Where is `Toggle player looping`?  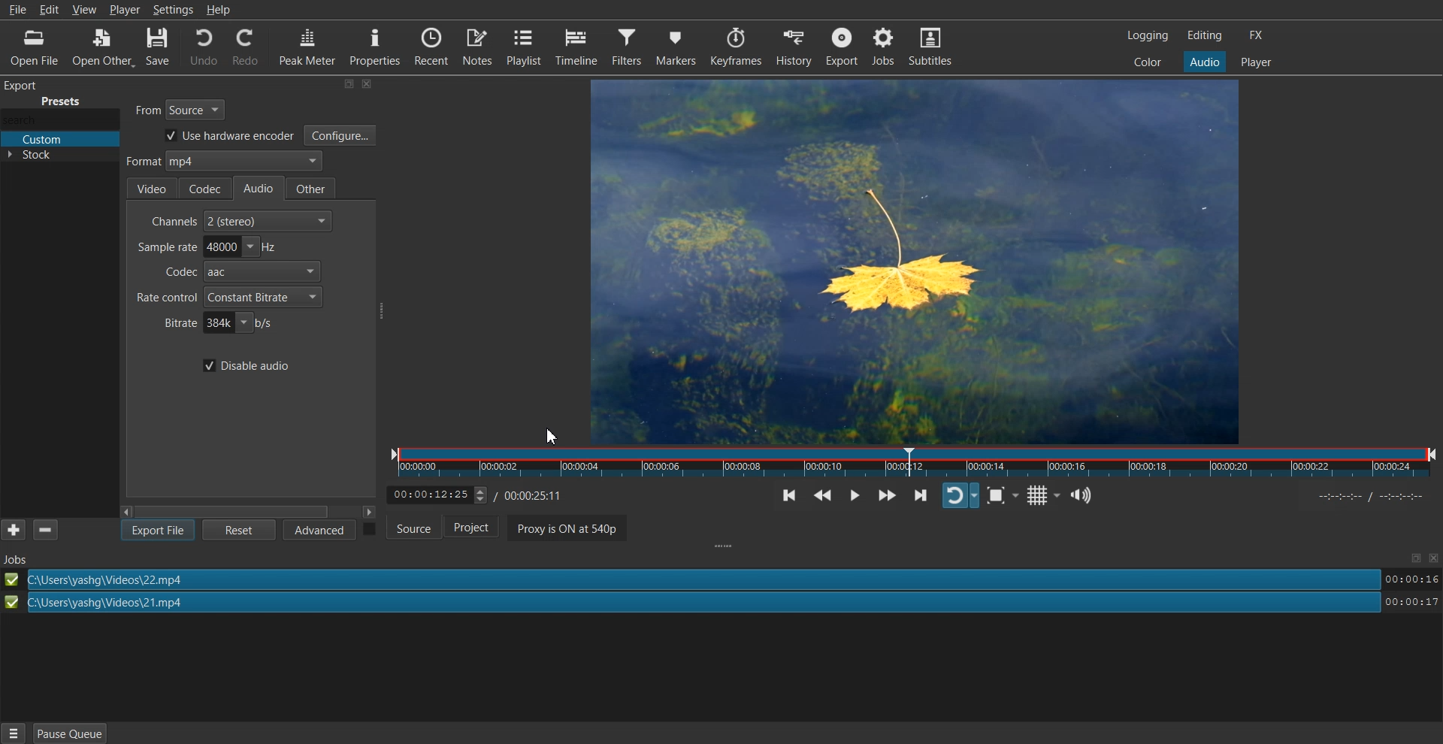 Toggle player looping is located at coordinates (957, 494).